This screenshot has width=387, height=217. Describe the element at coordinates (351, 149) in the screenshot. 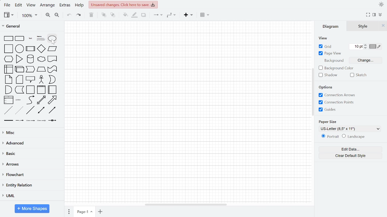

I see `edit data` at that location.